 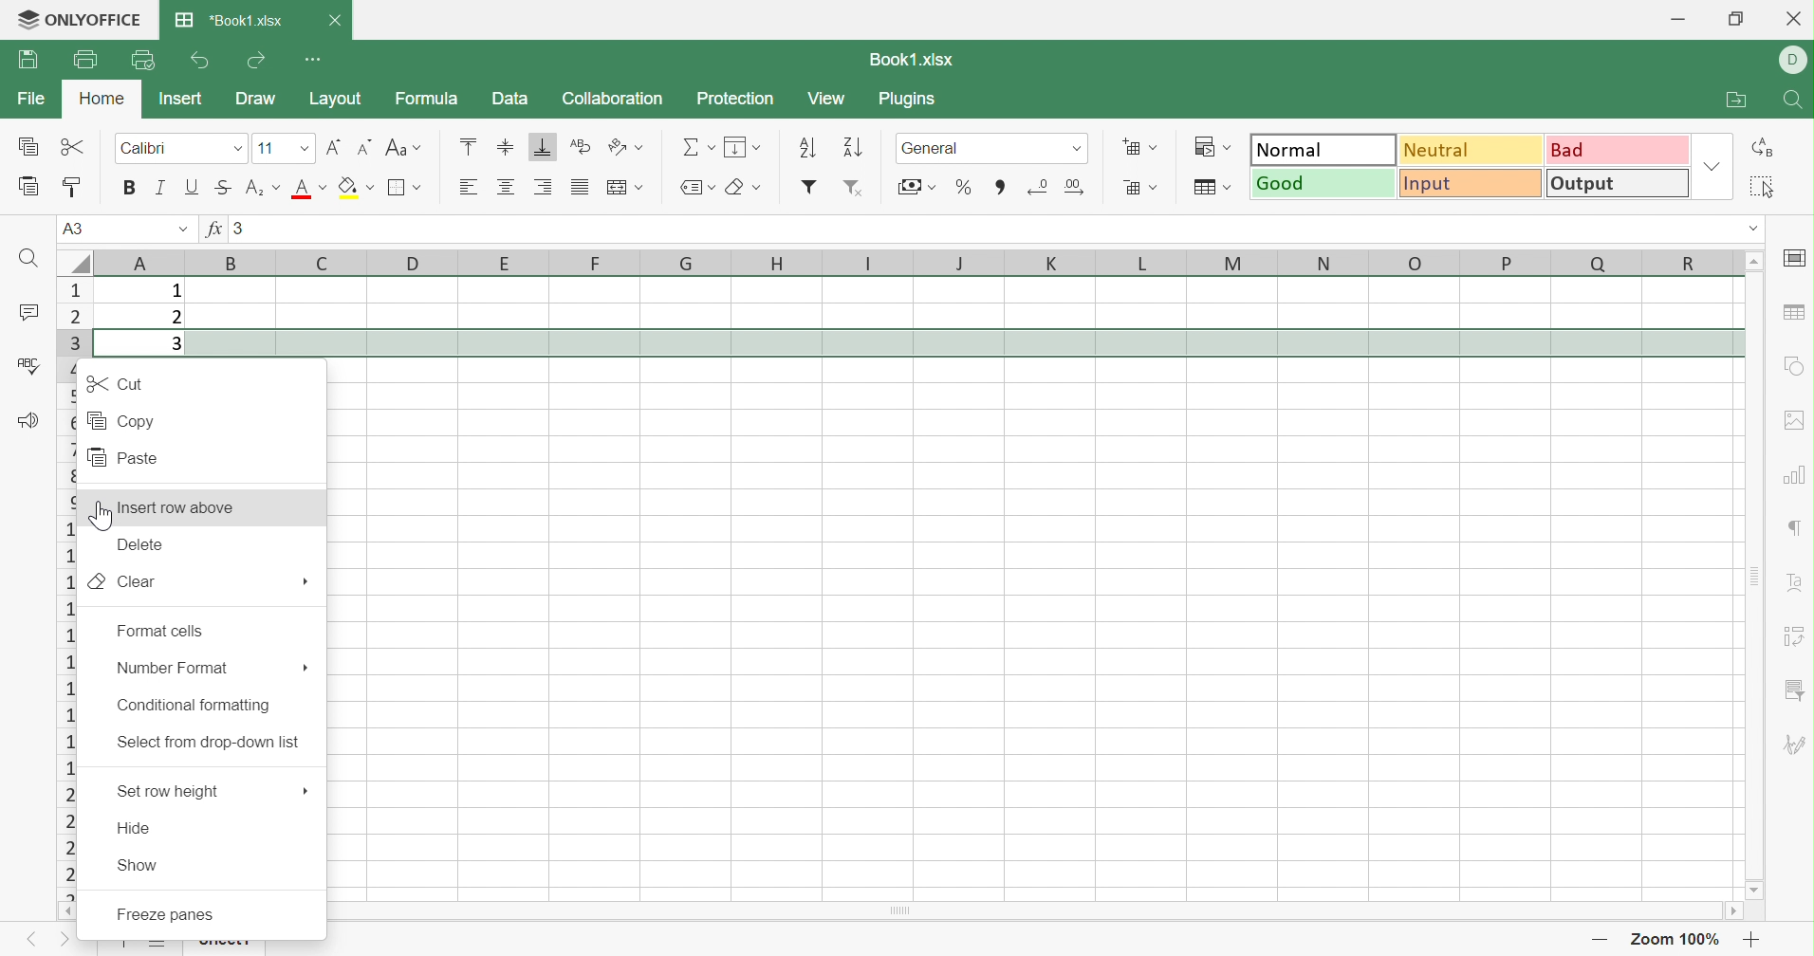 I want to click on List of sheets, so click(x=168, y=947).